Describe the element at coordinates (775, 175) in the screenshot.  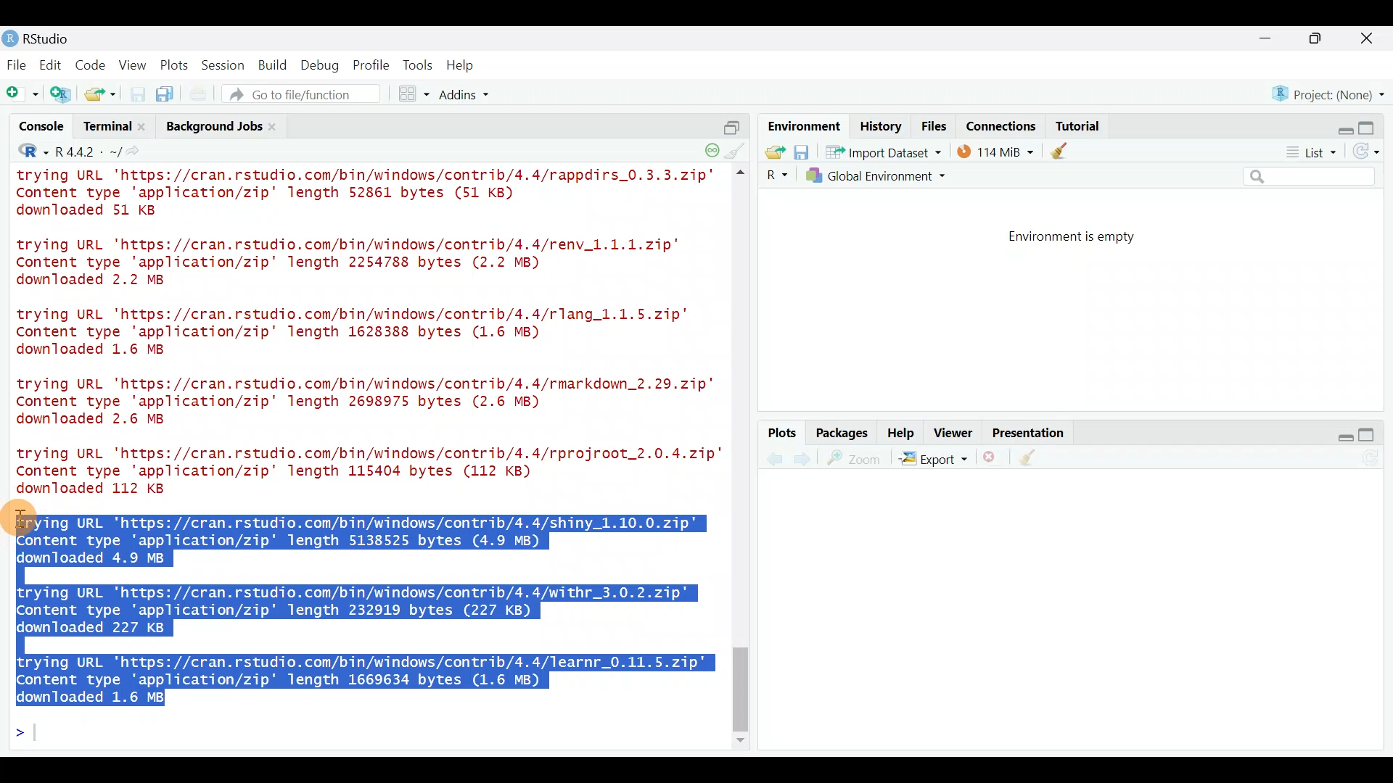
I see `R` at that location.